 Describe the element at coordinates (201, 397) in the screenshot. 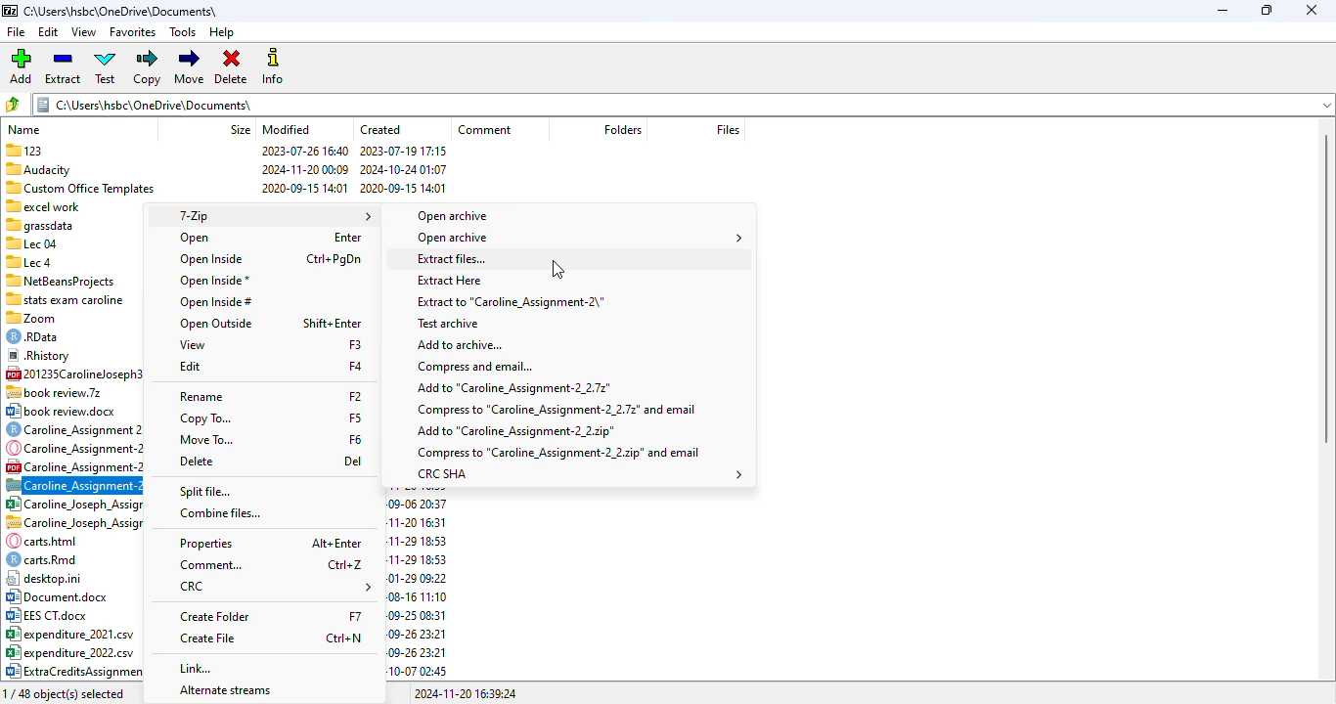

I see `rename` at that location.